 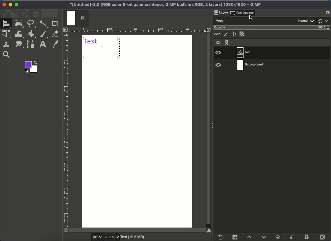 I want to click on Foreground color, so click(x=32, y=67).